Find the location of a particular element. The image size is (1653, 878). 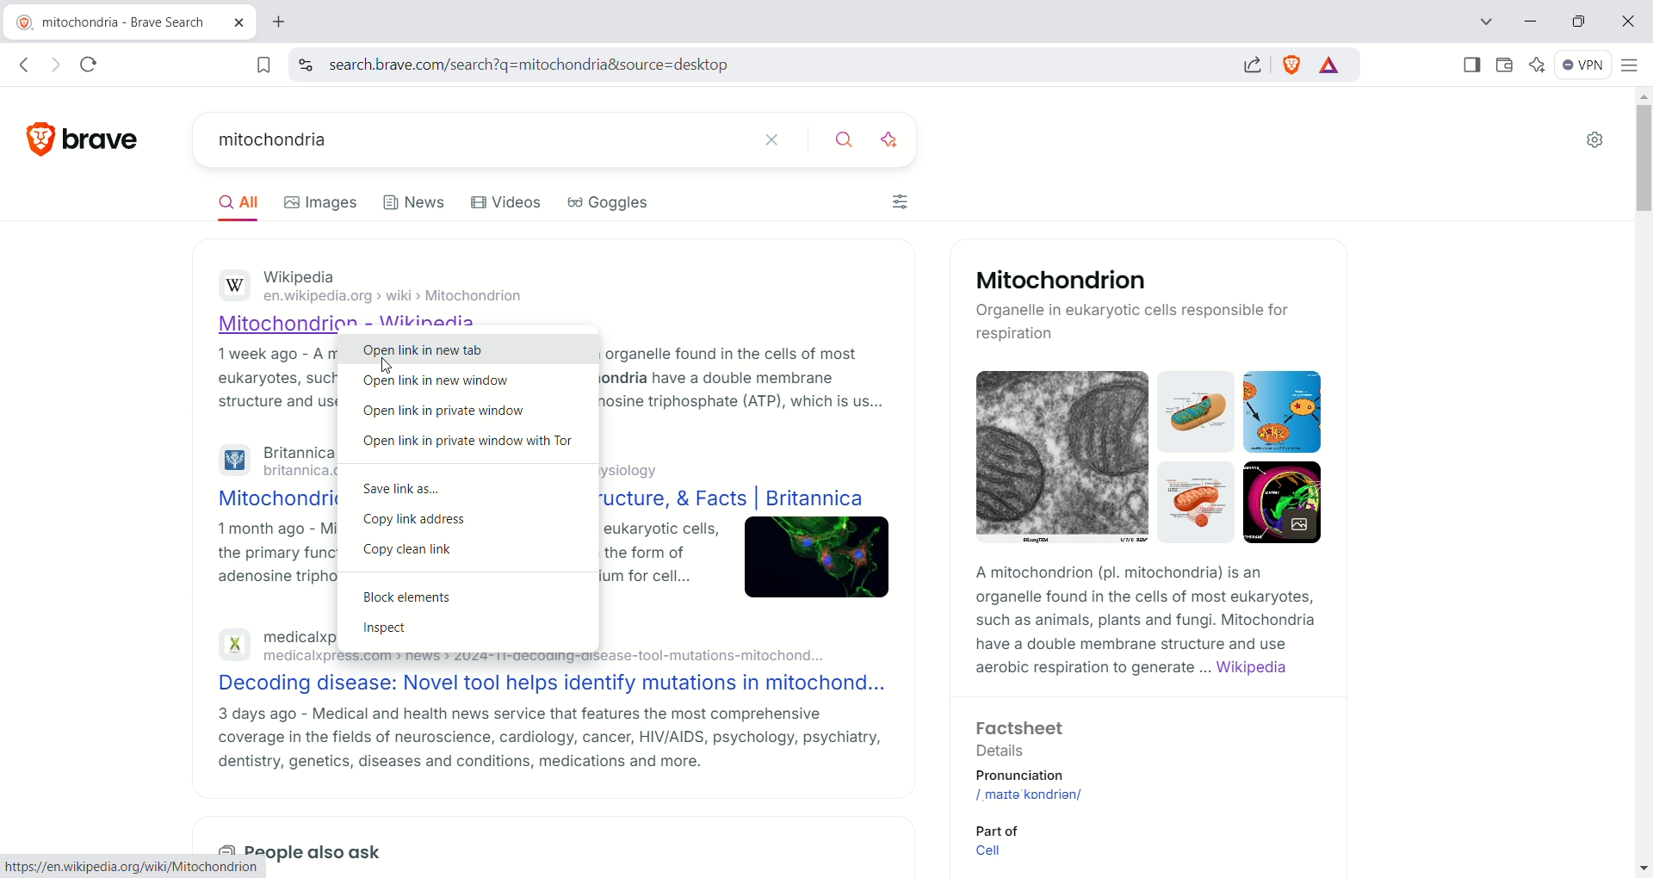

Part of is located at coordinates (999, 831).